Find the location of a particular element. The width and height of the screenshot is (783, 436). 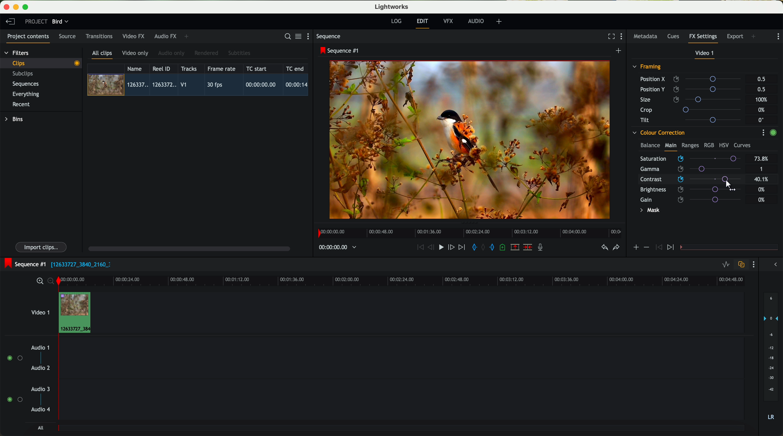

video only is located at coordinates (135, 53).